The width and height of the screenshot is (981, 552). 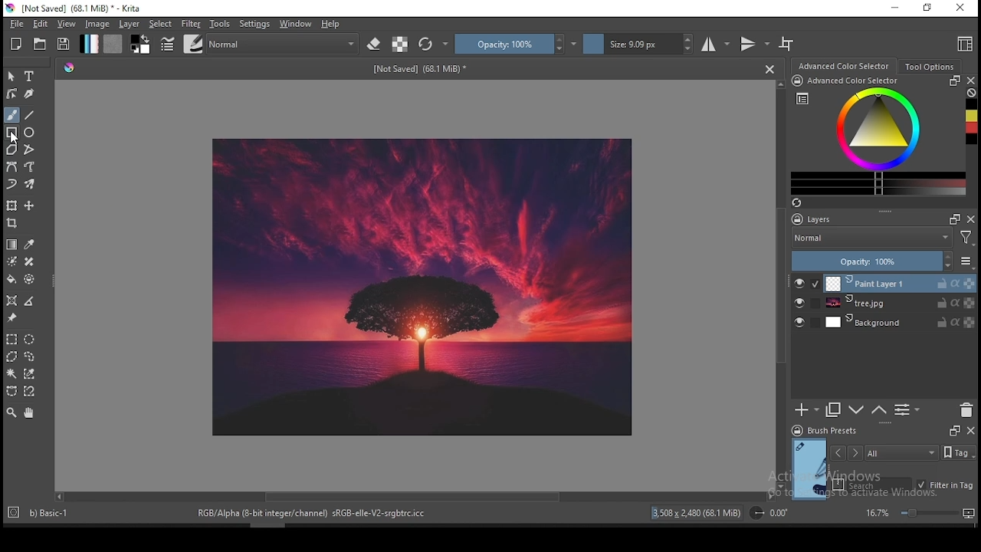 What do you see at coordinates (927, 8) in the screenshot?
I see `restore` at bounding box center [927, 8].